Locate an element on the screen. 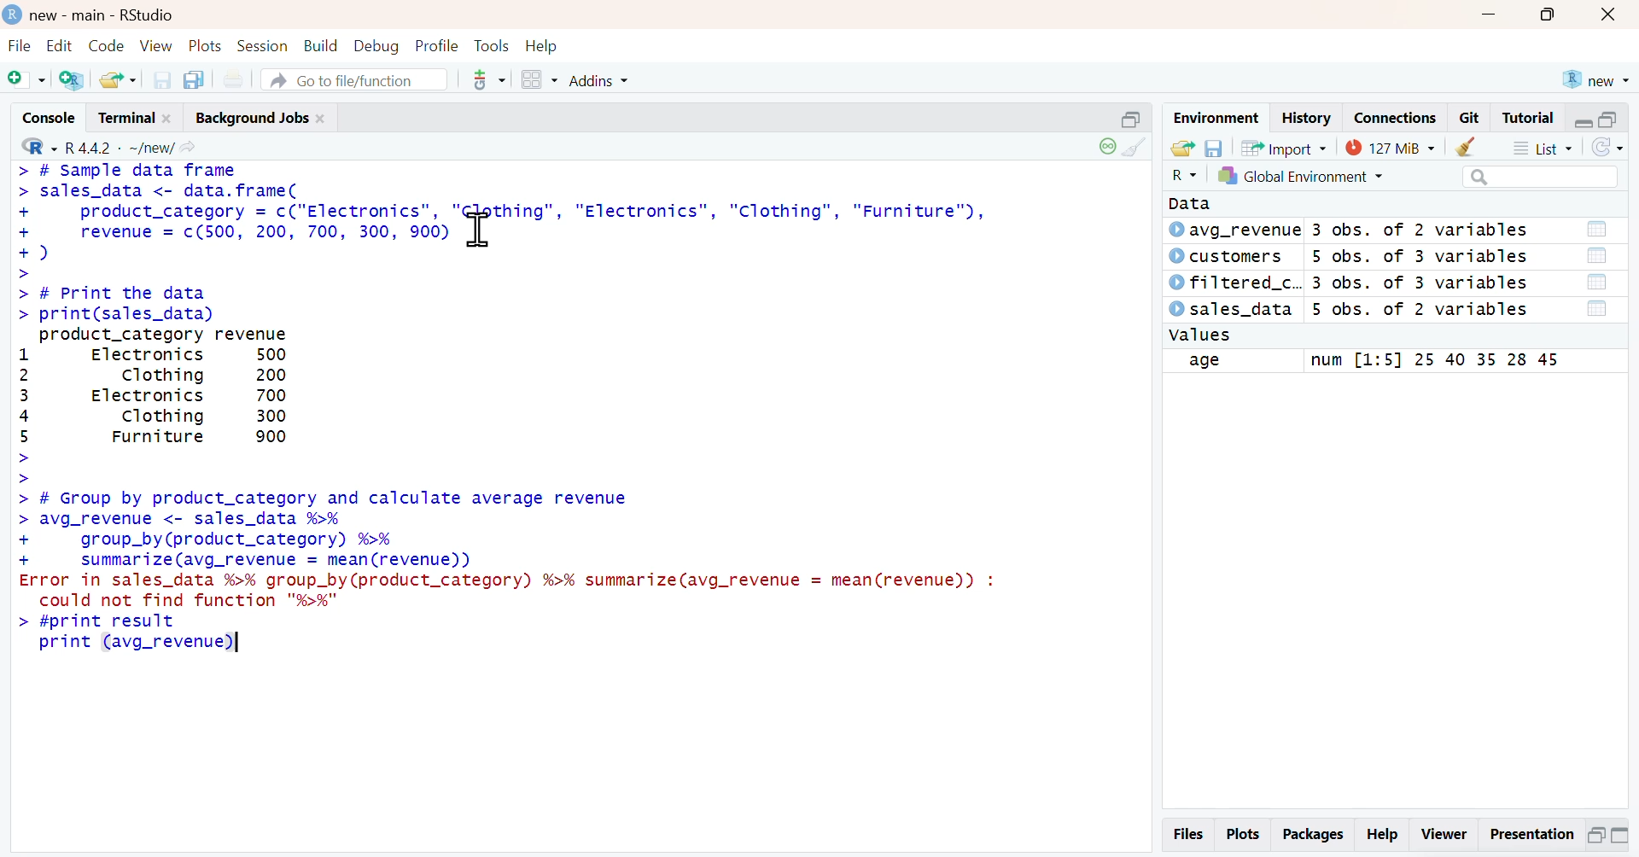 This screenshot has height=857, width=1639. git commit is located at coordinates (483, 80).